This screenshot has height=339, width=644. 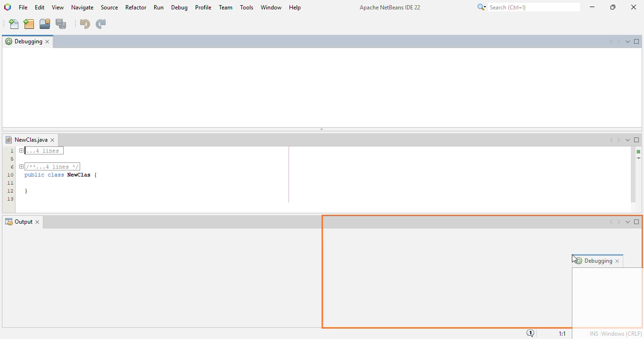 I want to click on insert mode, so click(x=594, y=333).